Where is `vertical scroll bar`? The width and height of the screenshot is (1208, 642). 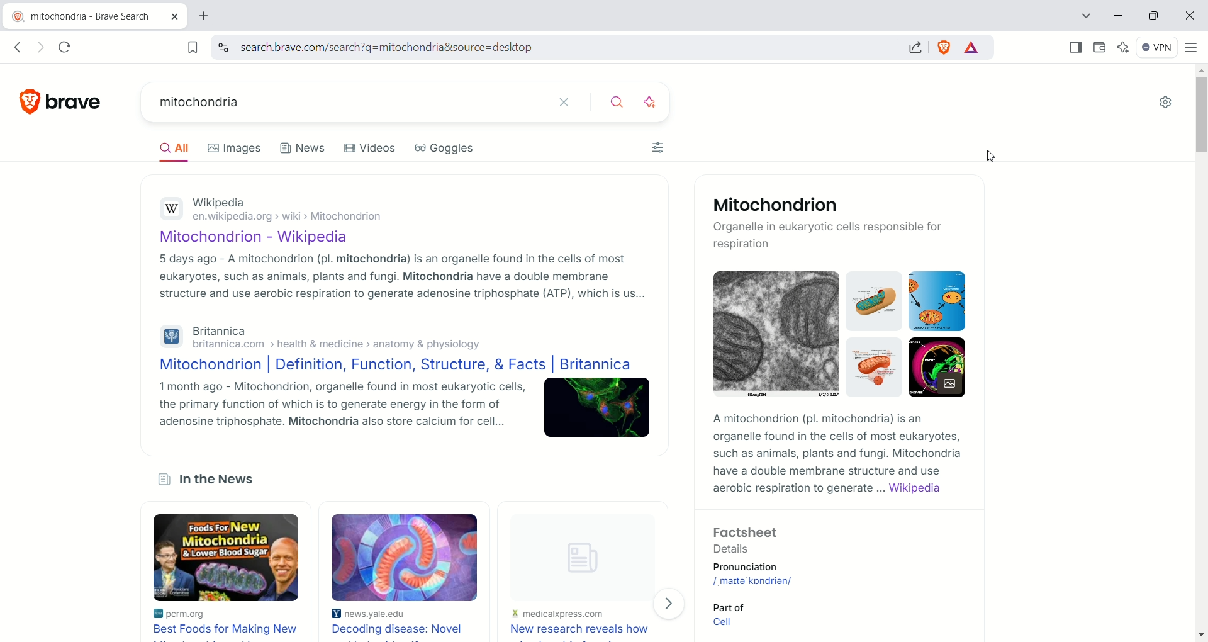
vertical scroll bar is located at coordinates (1200, 354).